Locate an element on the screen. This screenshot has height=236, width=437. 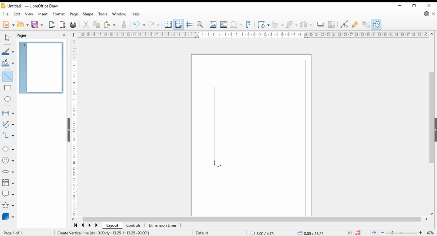
first page is located at coordinates (75, 226).